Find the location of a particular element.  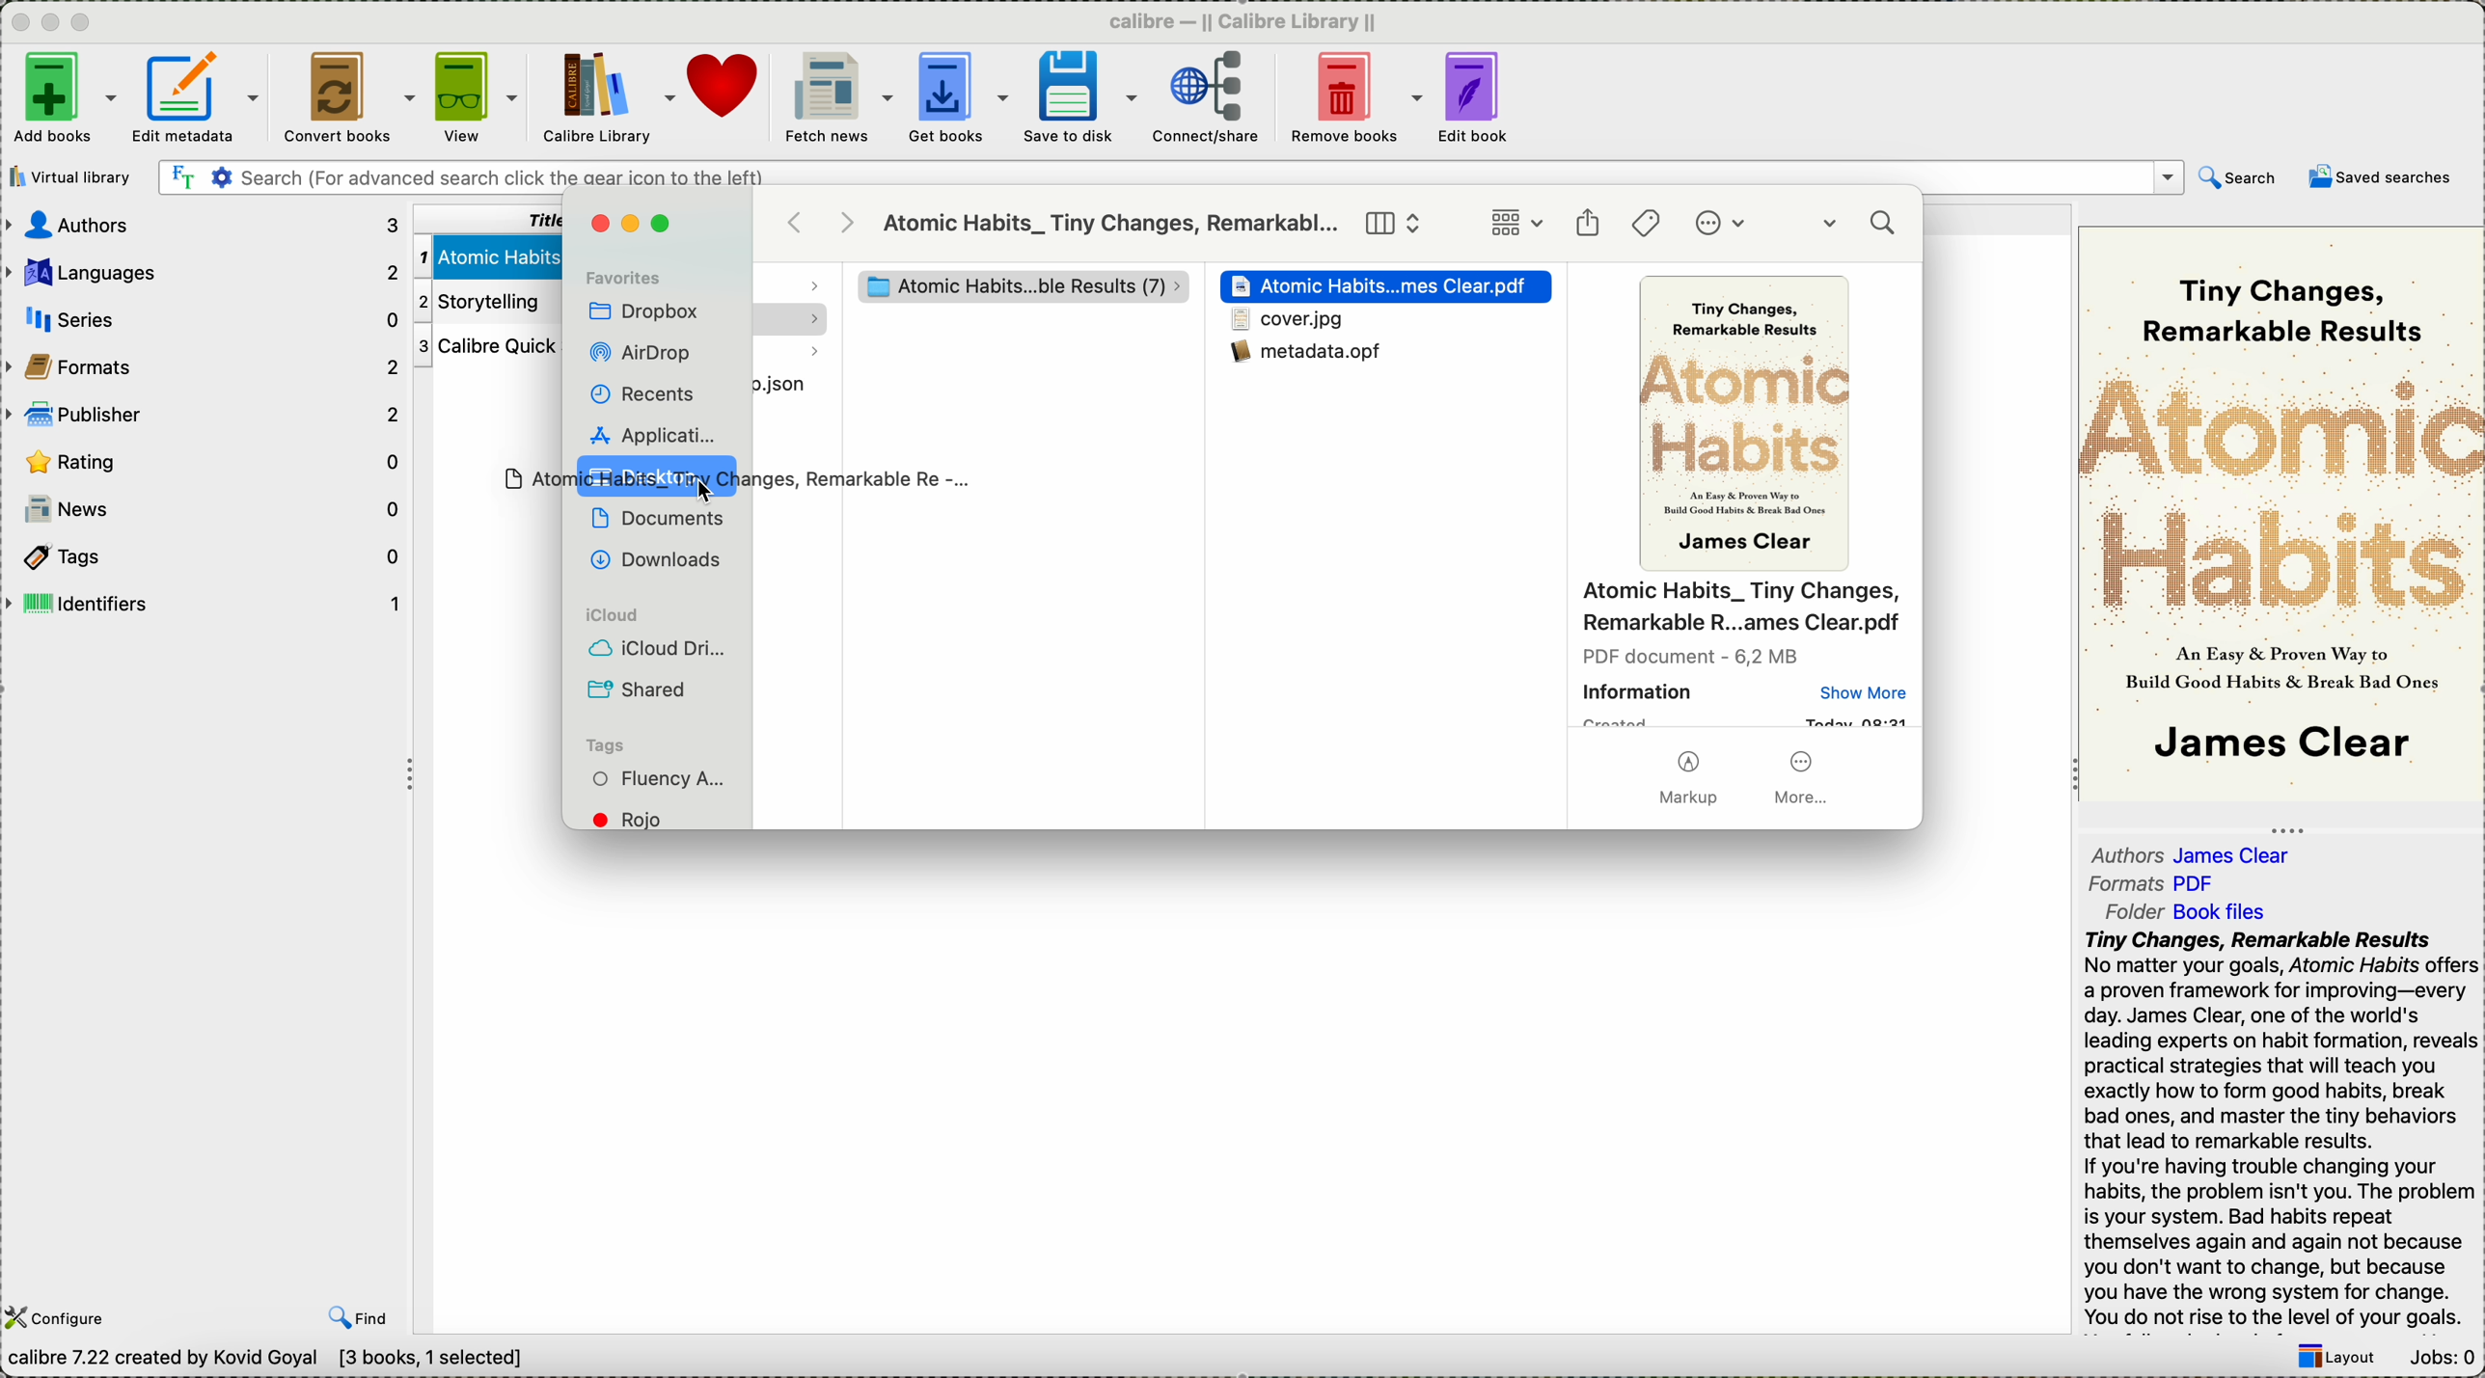

find is located at coordinates (359, 1317).